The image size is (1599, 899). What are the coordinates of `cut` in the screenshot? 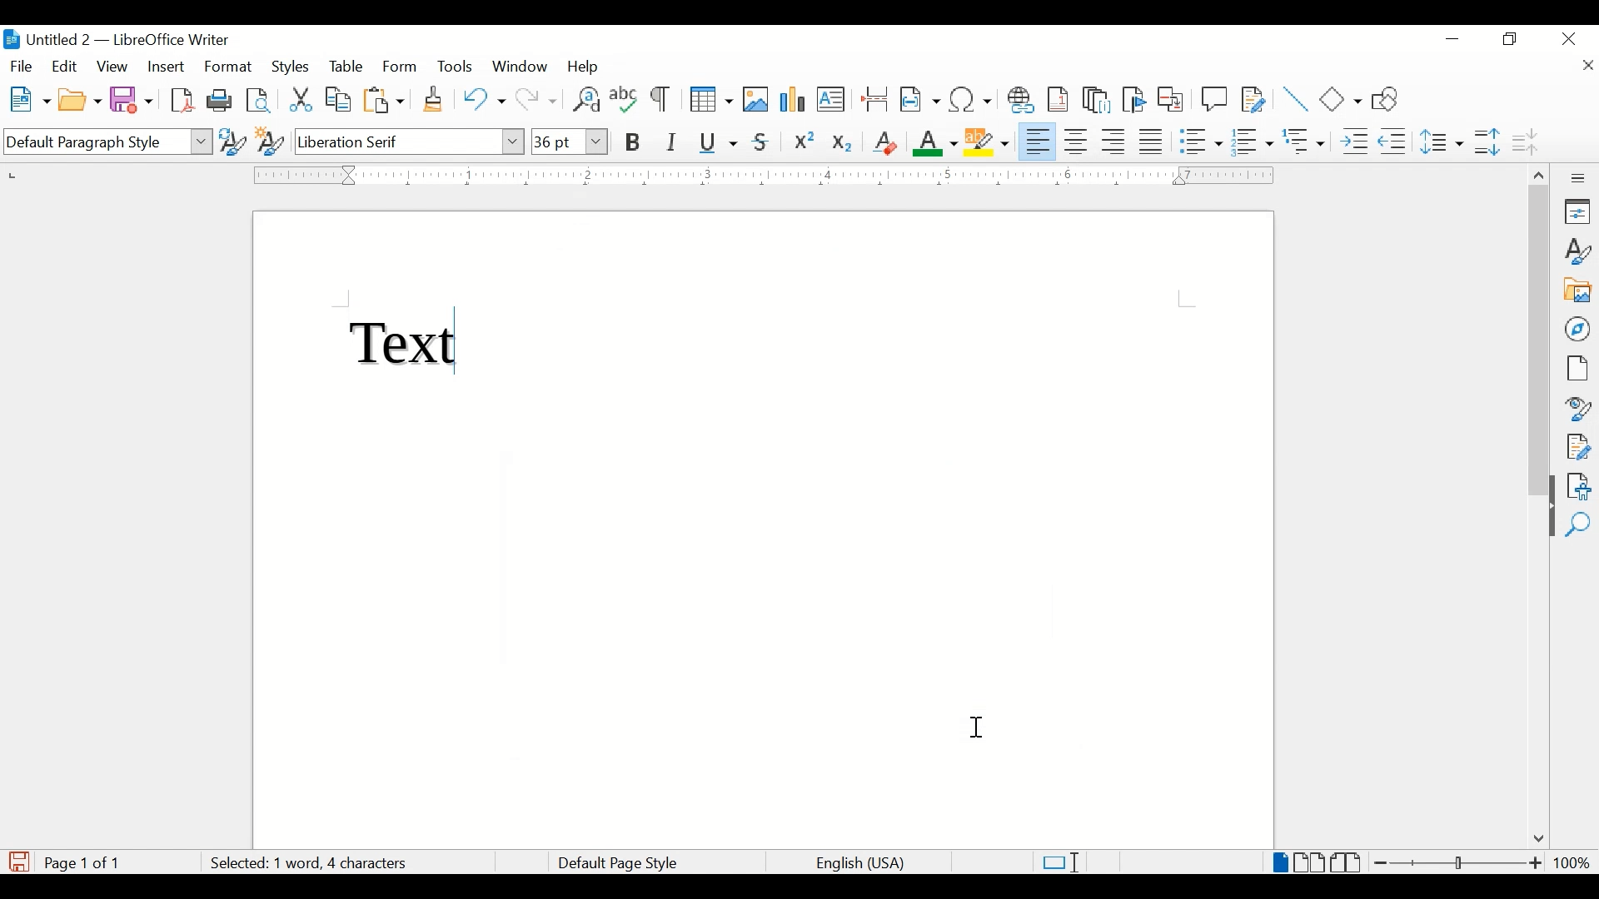 It's located at (301, 99).